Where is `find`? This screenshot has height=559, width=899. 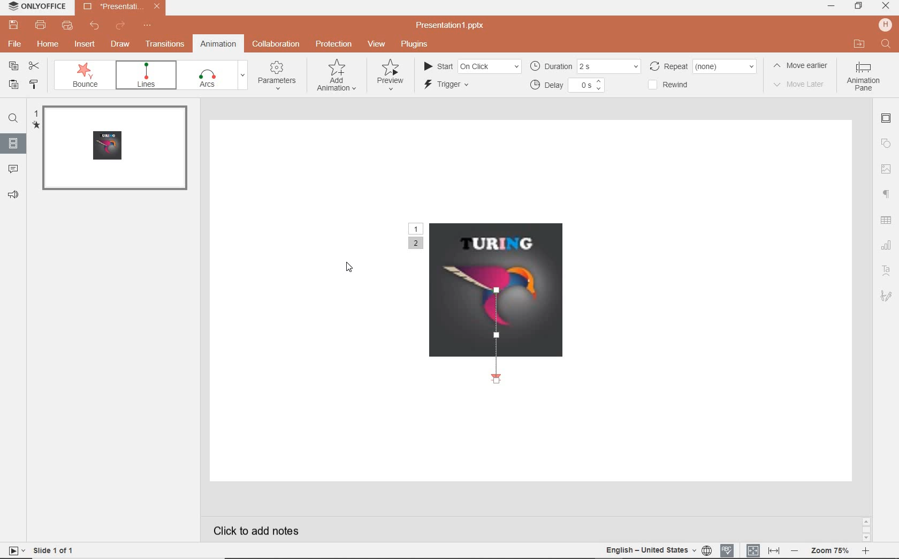
find is located at coordinates (14, 118).